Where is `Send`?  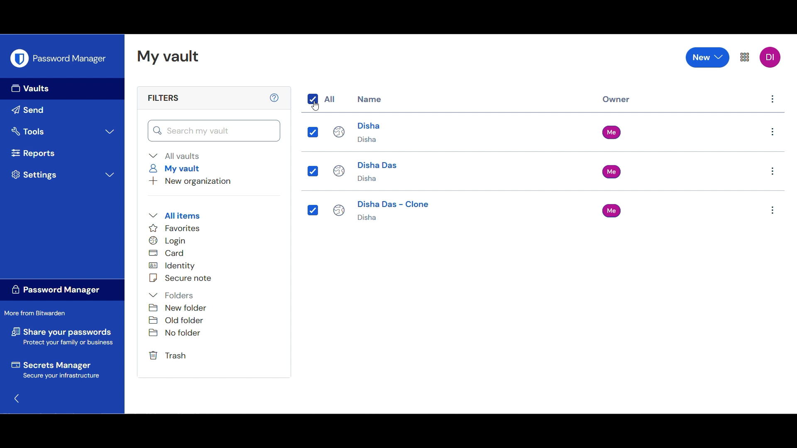
Send is located at coordinates (62, 110).